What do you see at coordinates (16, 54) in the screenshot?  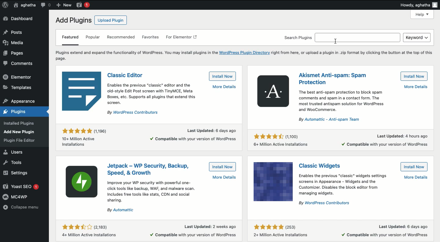 I see `Pages` at bounding box center [16, 54].